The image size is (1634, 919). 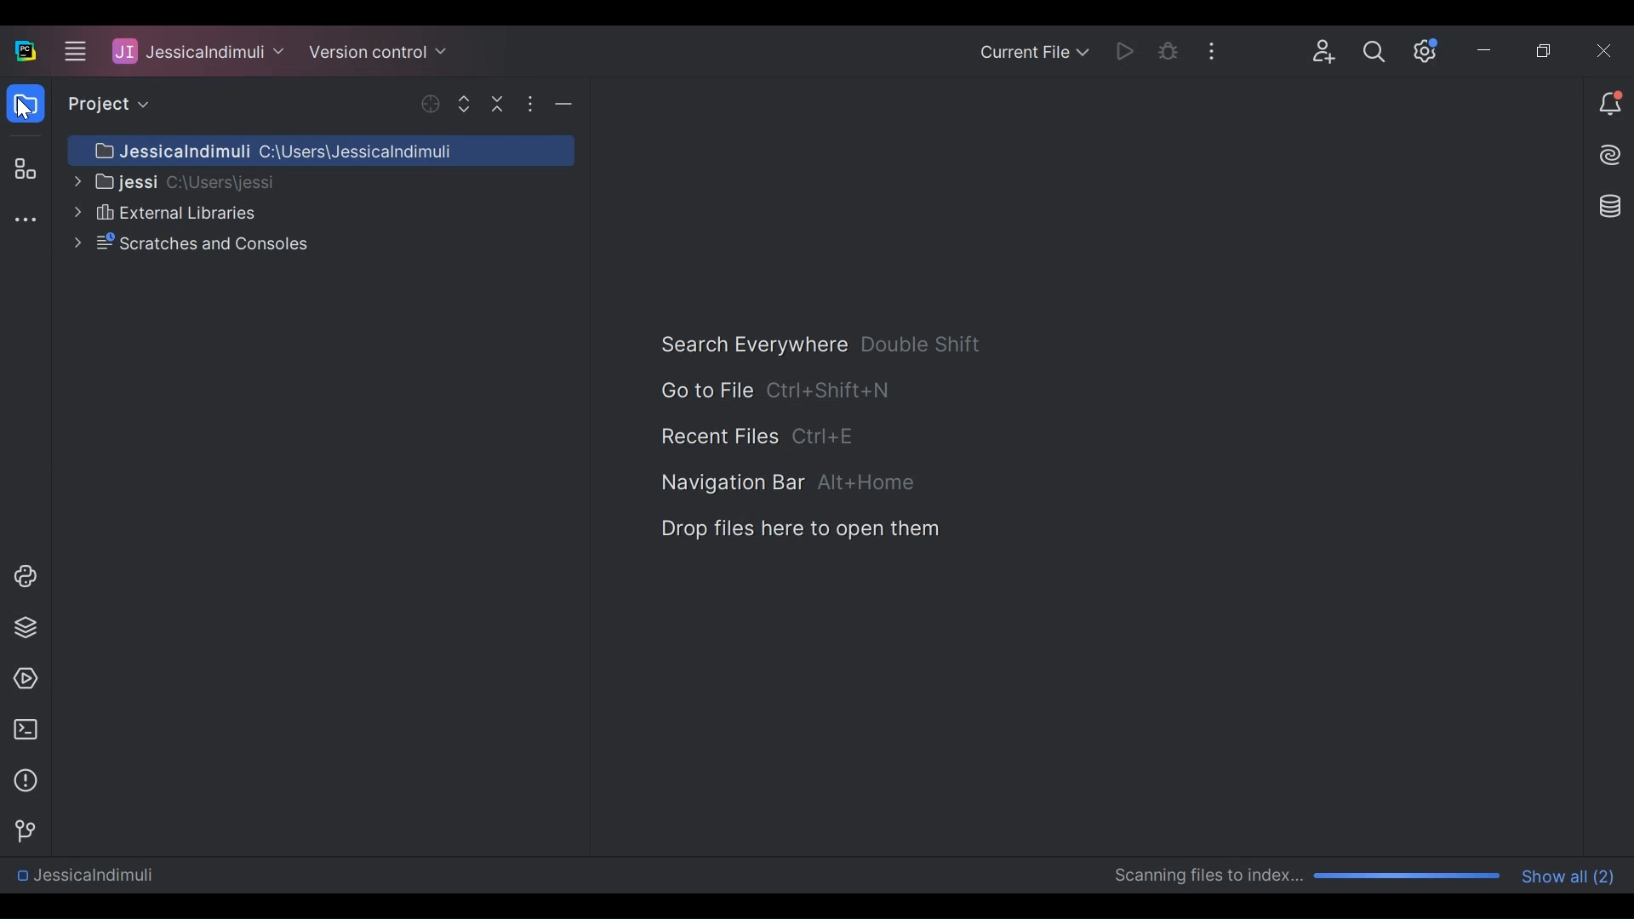 I want to click on Code with me, so click(x=1323, y=49).